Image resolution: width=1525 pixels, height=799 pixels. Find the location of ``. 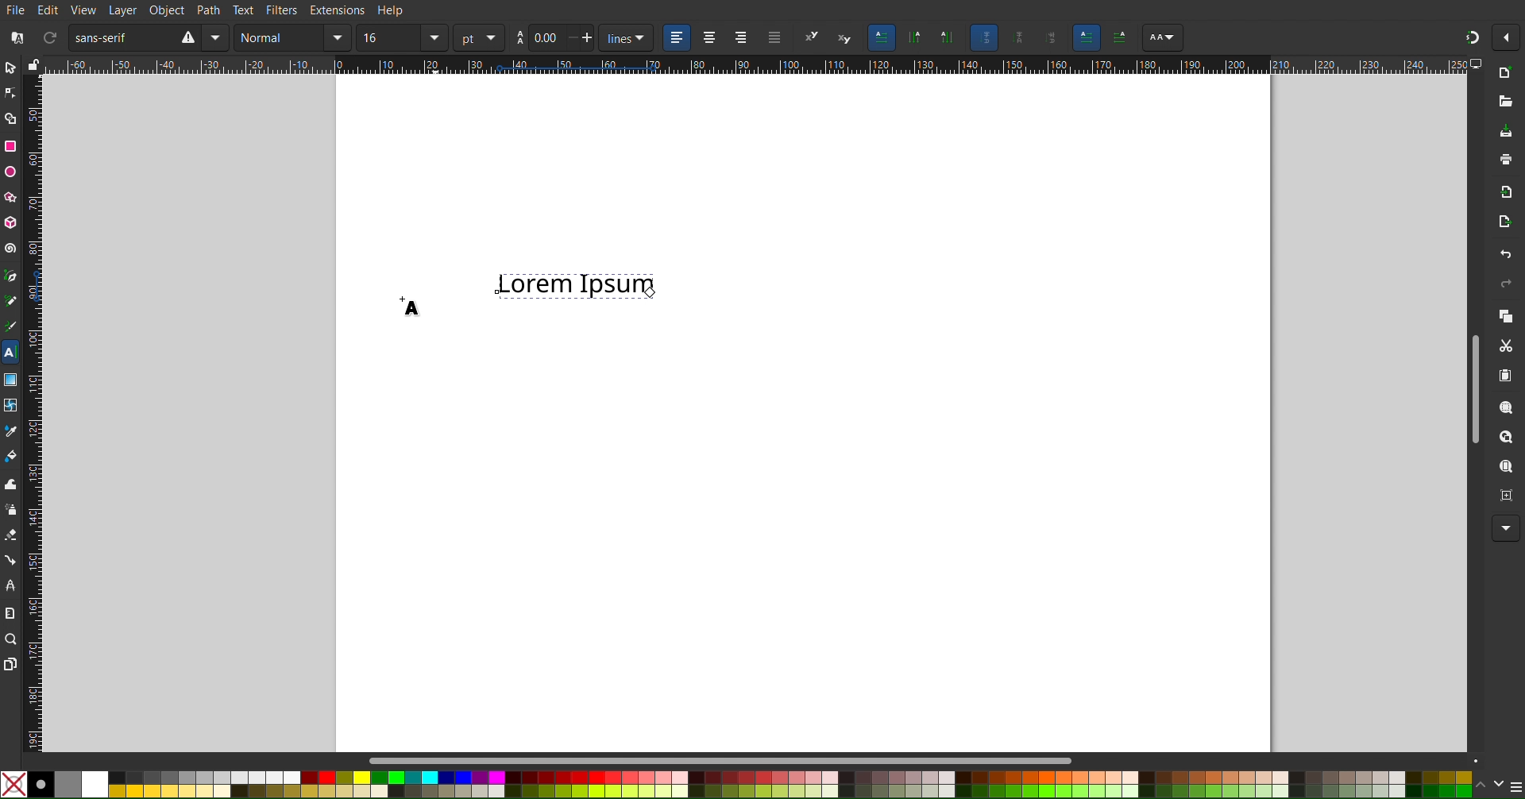

 is located at coordinates (1048, 39).